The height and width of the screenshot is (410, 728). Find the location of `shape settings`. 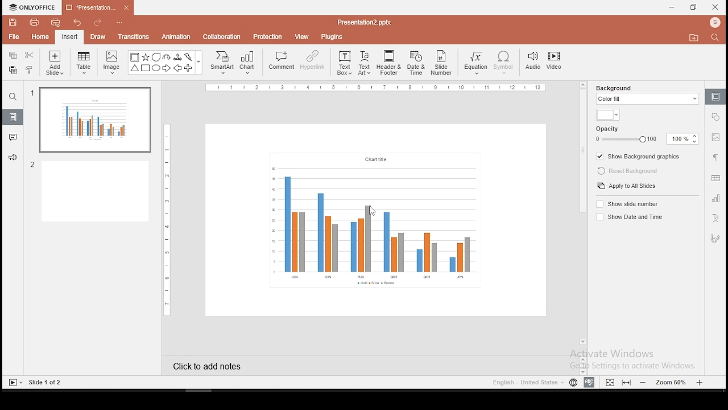

shape settings is located at coordinates (715, 117).